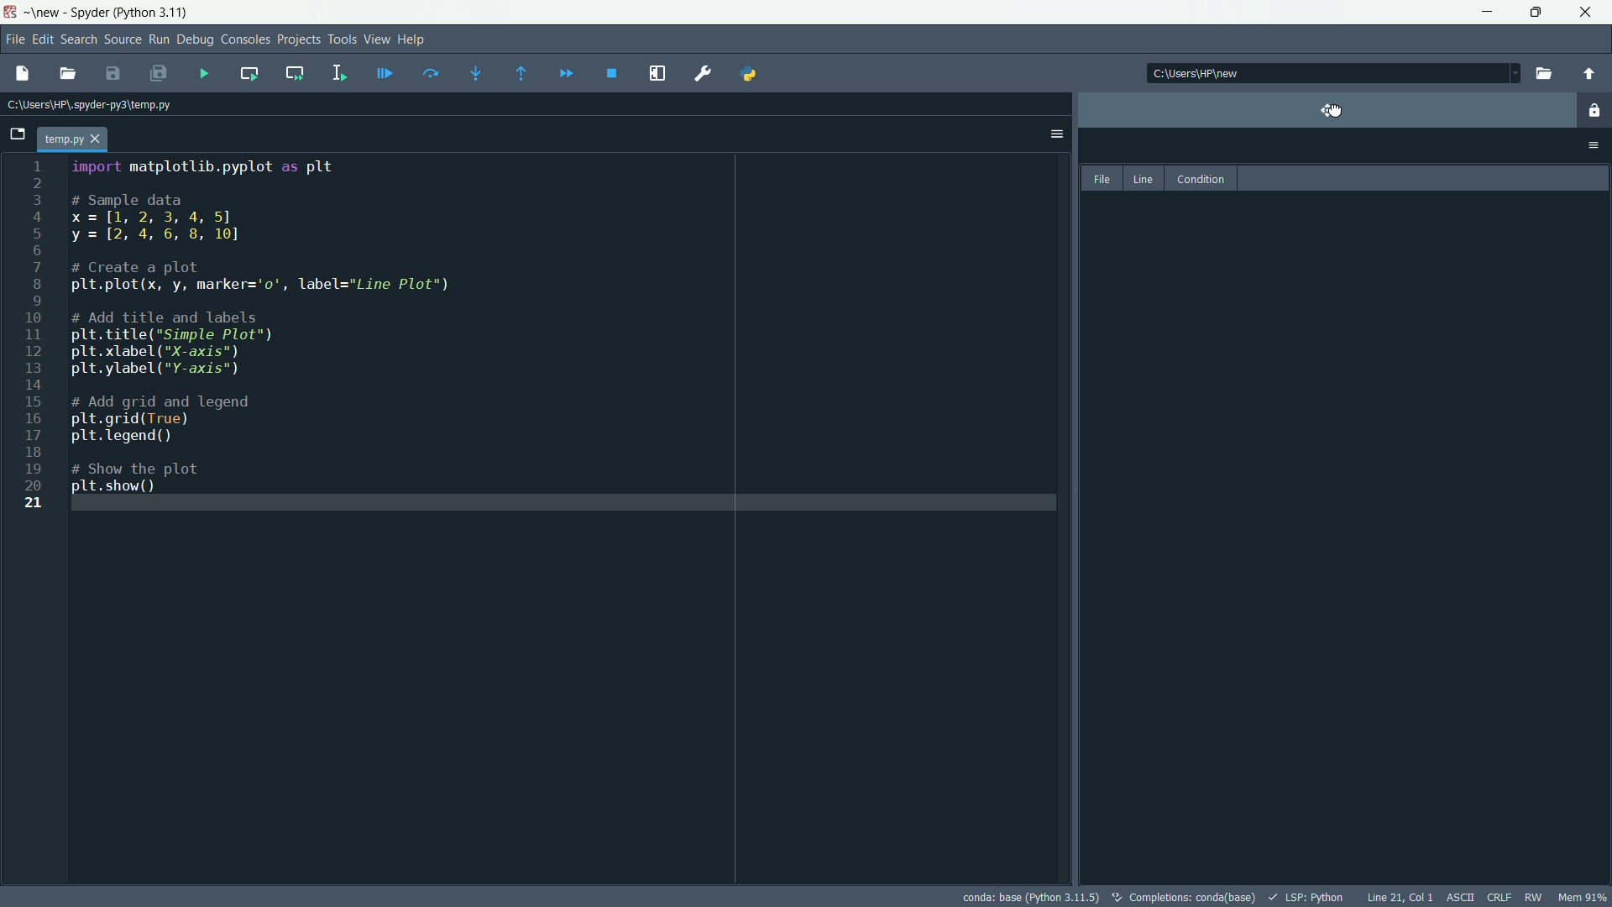 This screenshot has width=1612, height=907. I want to click on memory usage, so click(1583, 897).